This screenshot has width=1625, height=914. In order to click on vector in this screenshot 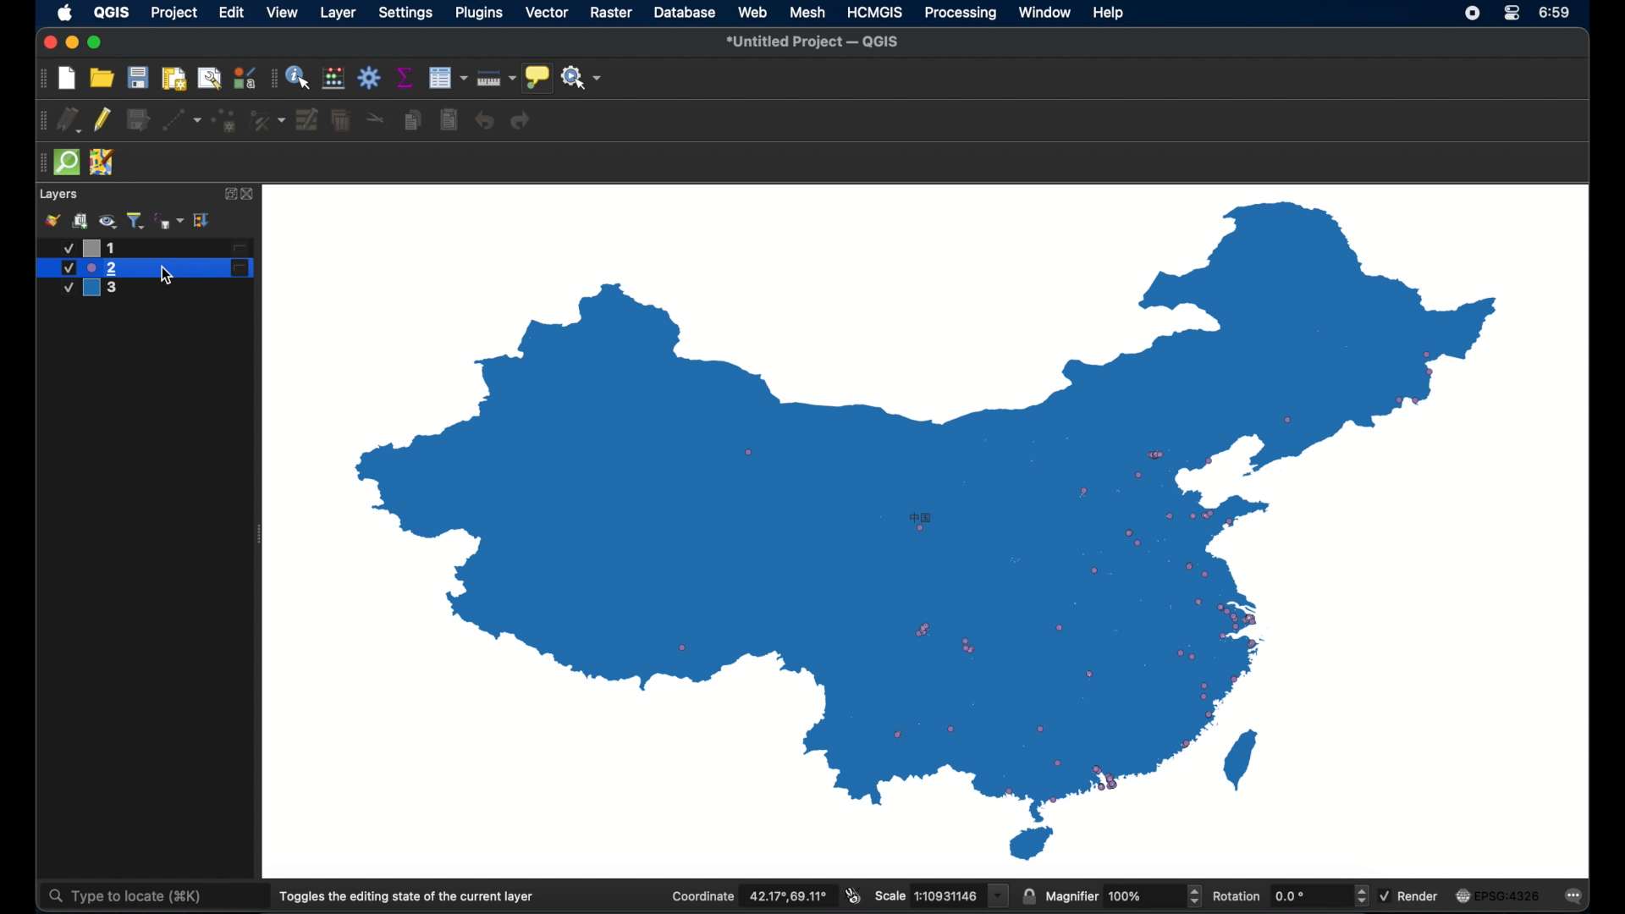, I will do `click(546, 13)`.